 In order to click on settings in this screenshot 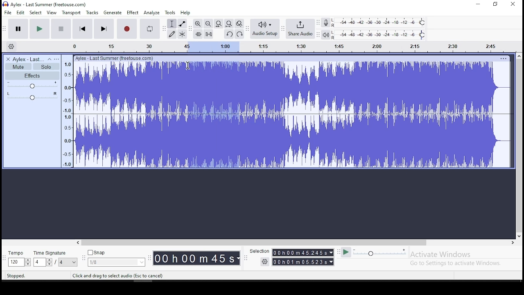, I will do `click(260, 262)`.